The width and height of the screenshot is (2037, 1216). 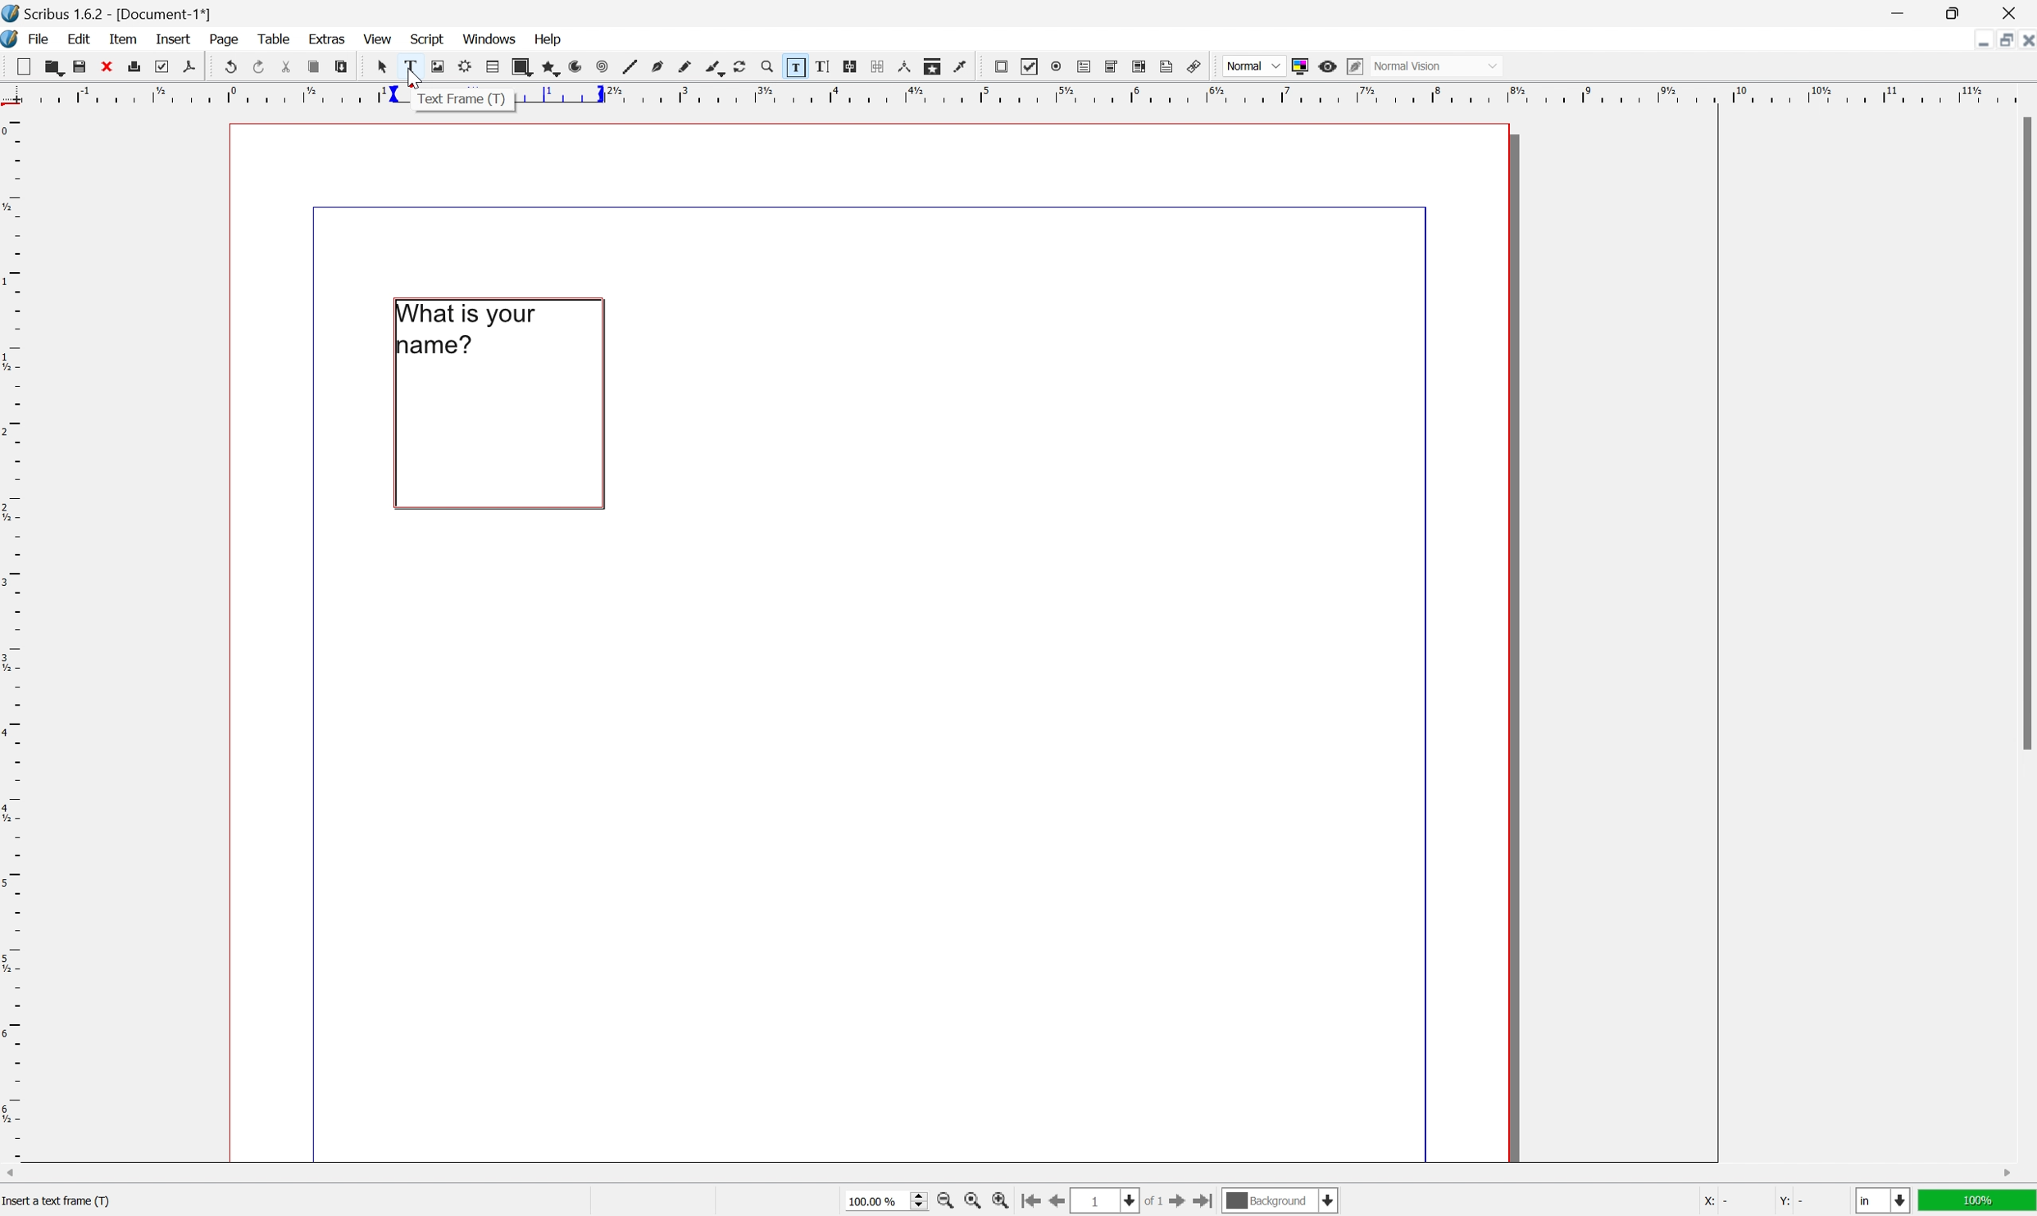 I want to click on view, so click(x=378, y=40).